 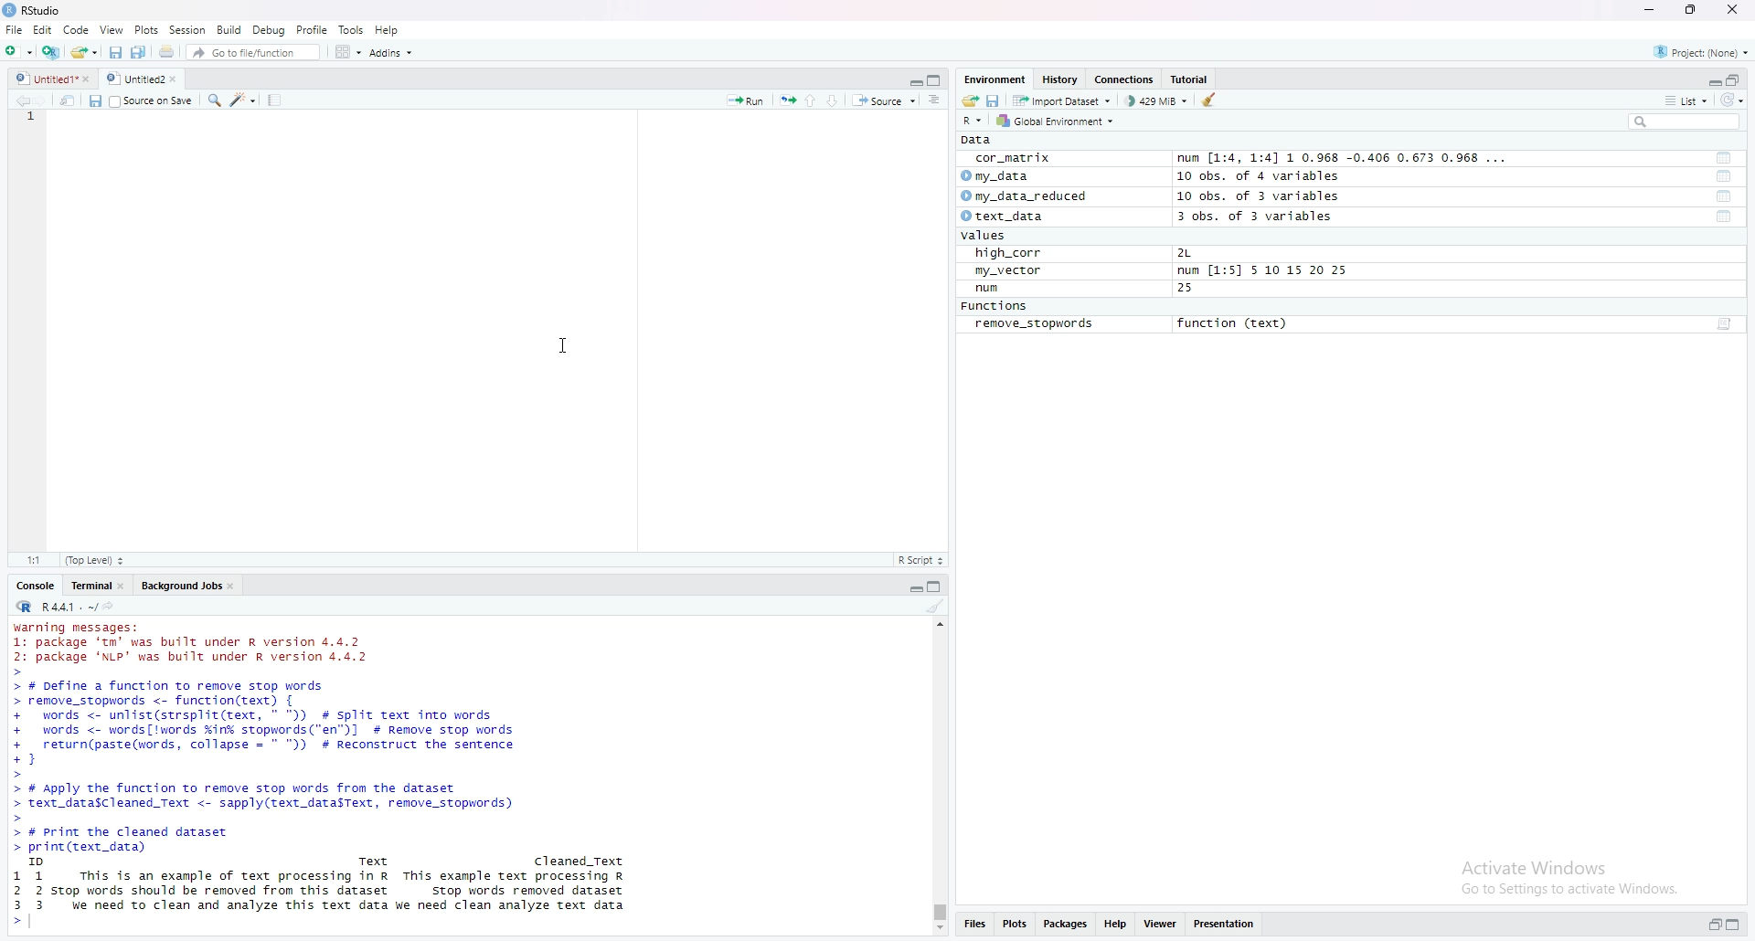 What do you see at coordinates (1723, 196) in the screenshot?
I see `Show Table` at bounding box center [1723, 196].